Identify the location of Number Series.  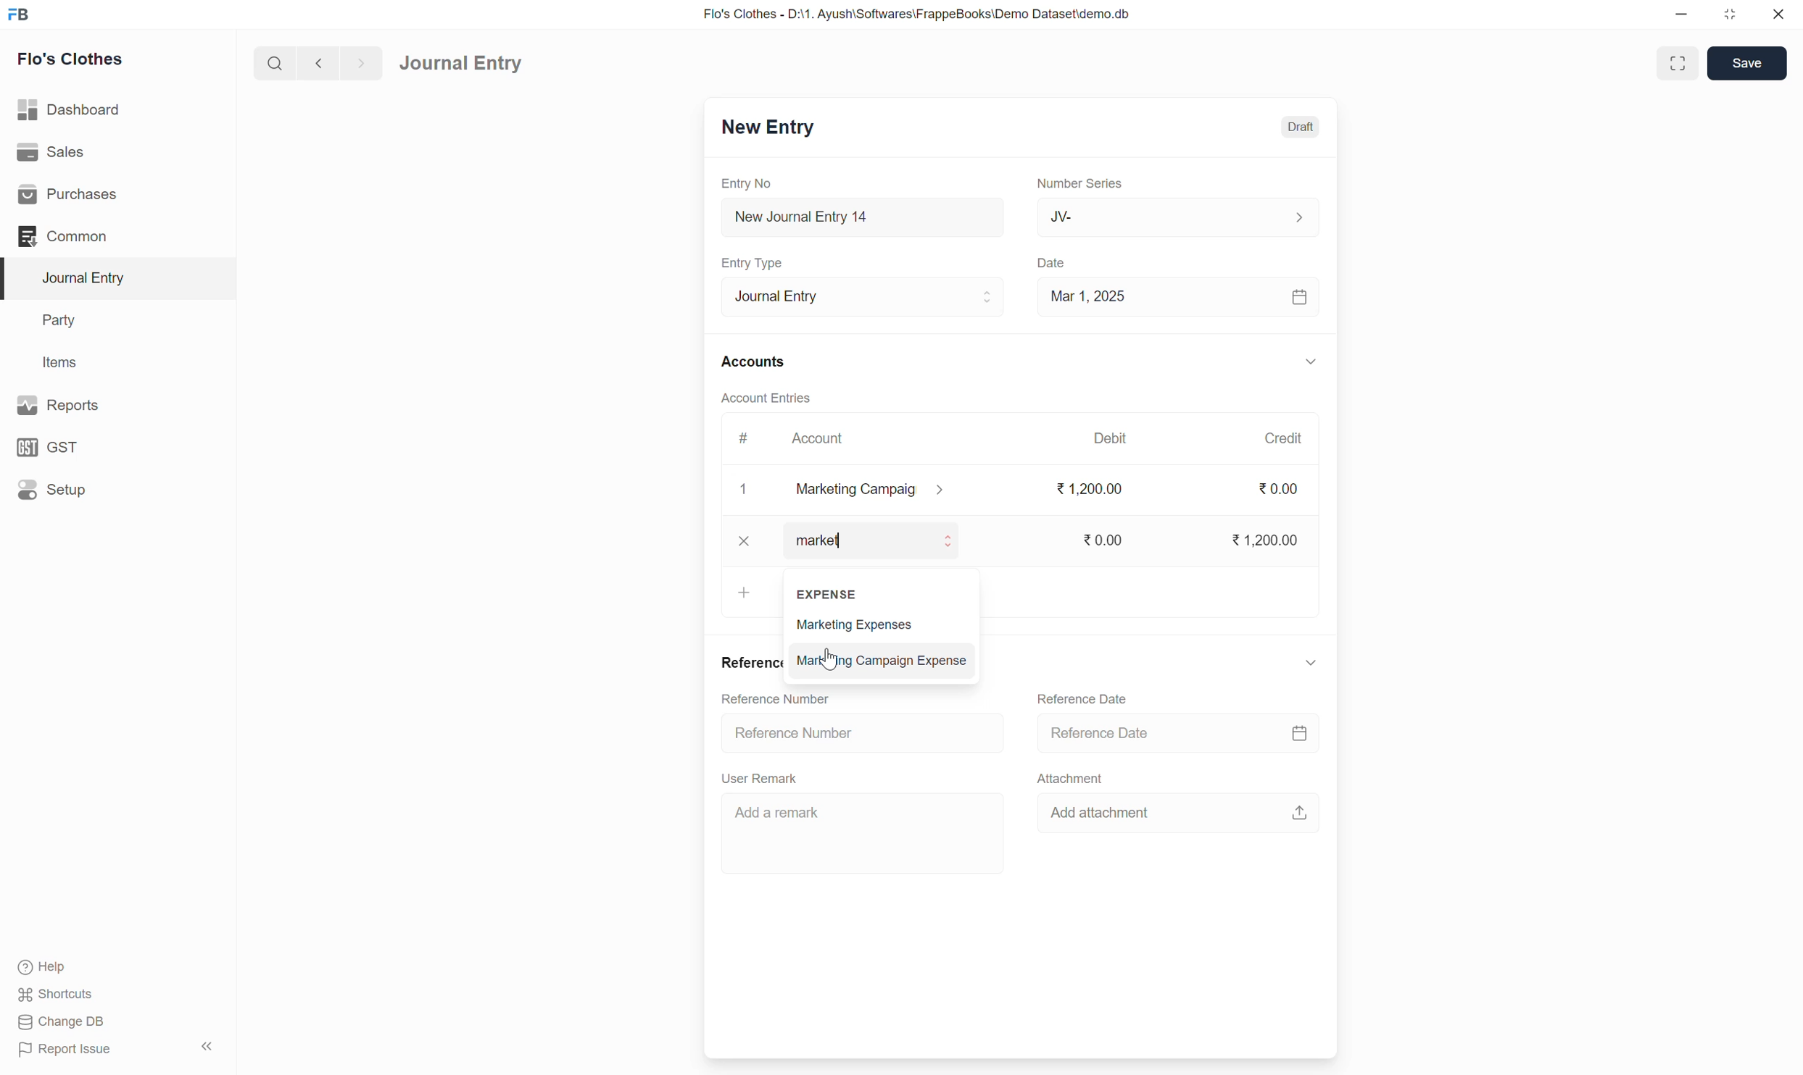
(1080, 182).